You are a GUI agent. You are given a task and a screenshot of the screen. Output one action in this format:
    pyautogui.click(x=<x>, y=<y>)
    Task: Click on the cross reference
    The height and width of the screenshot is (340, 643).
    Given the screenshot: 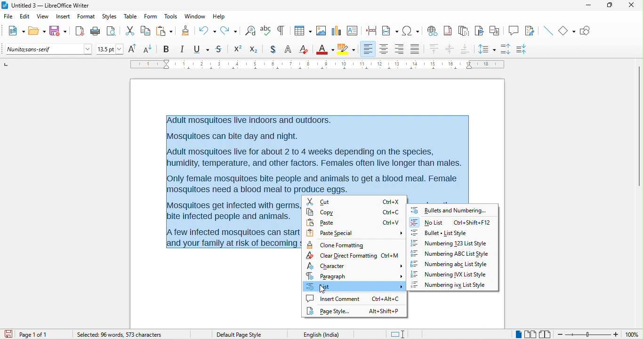 What is the action you would take?
    pyautogui.click(x=497, y=31)
    